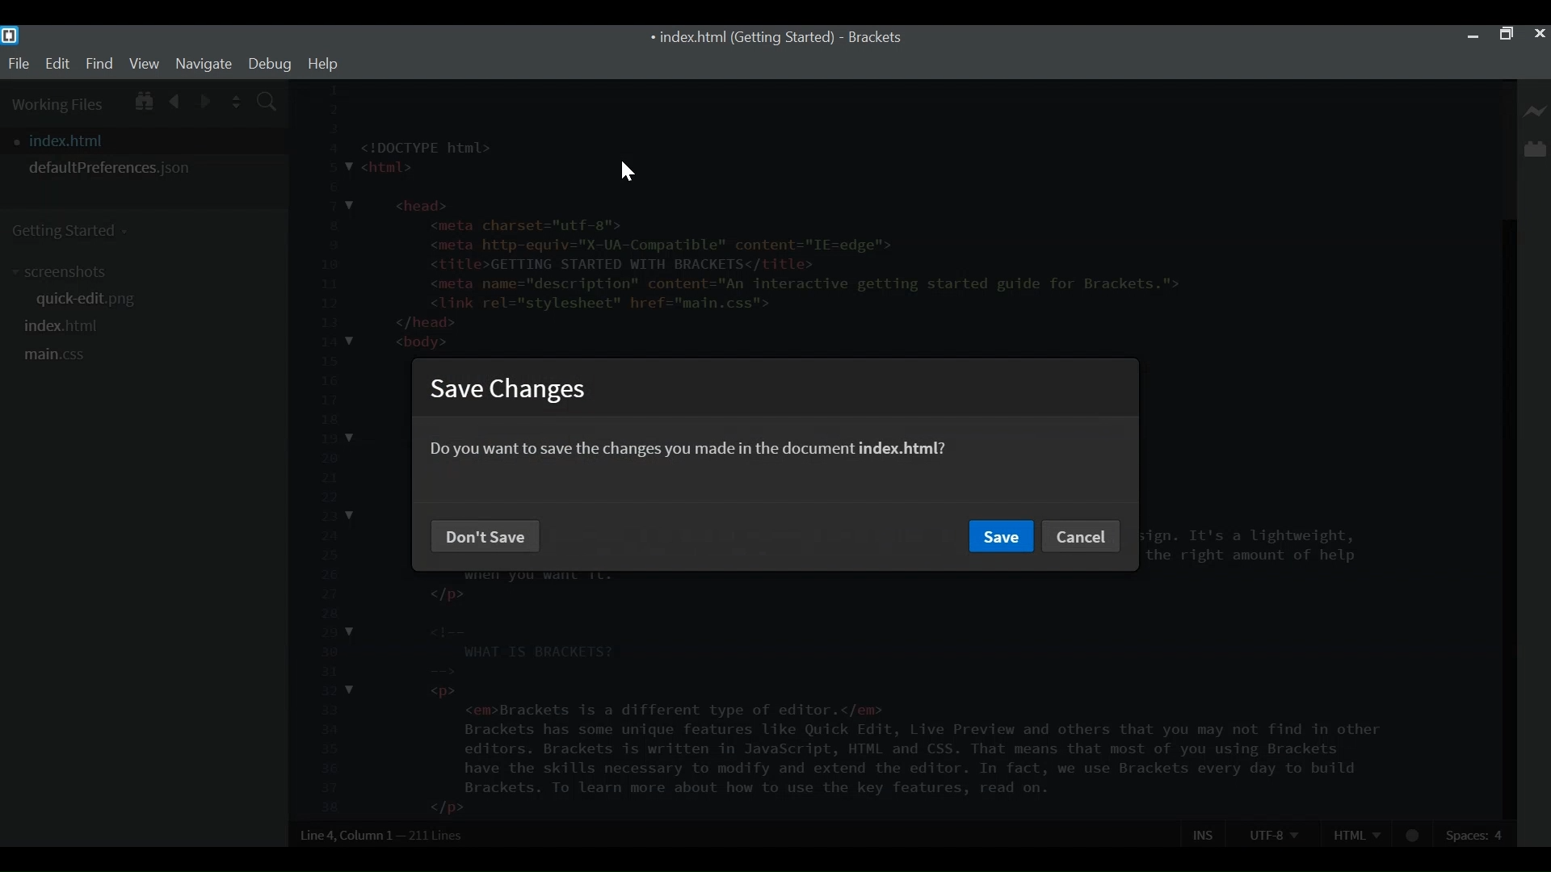 The image size is (1551, 872). Describe the element at coordinates (1000, 537) in the screenshot. I see `Save` at that location.